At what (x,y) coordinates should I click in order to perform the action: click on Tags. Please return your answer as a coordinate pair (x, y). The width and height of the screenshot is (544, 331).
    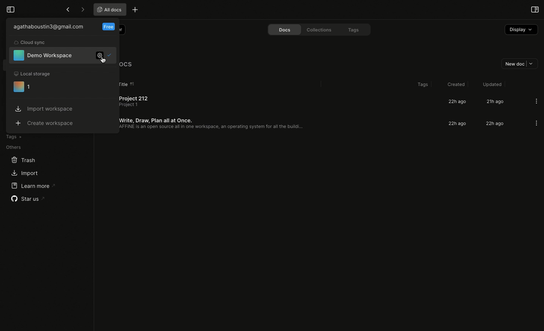
    Looking at the image, I should click on (422, 85).